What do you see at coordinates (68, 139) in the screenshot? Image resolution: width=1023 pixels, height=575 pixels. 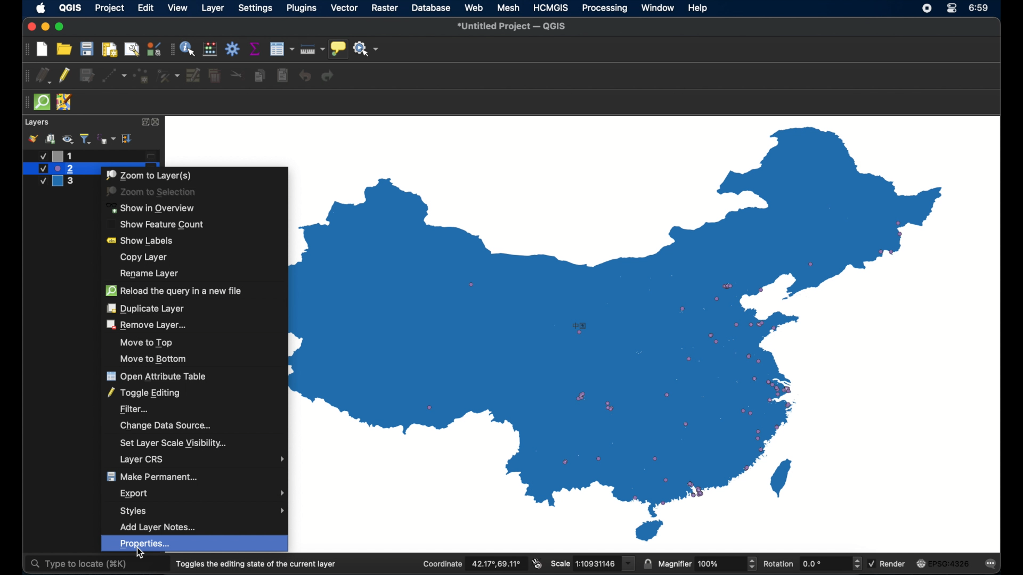 I see `manage map theme` at bounding box center [68, 139].